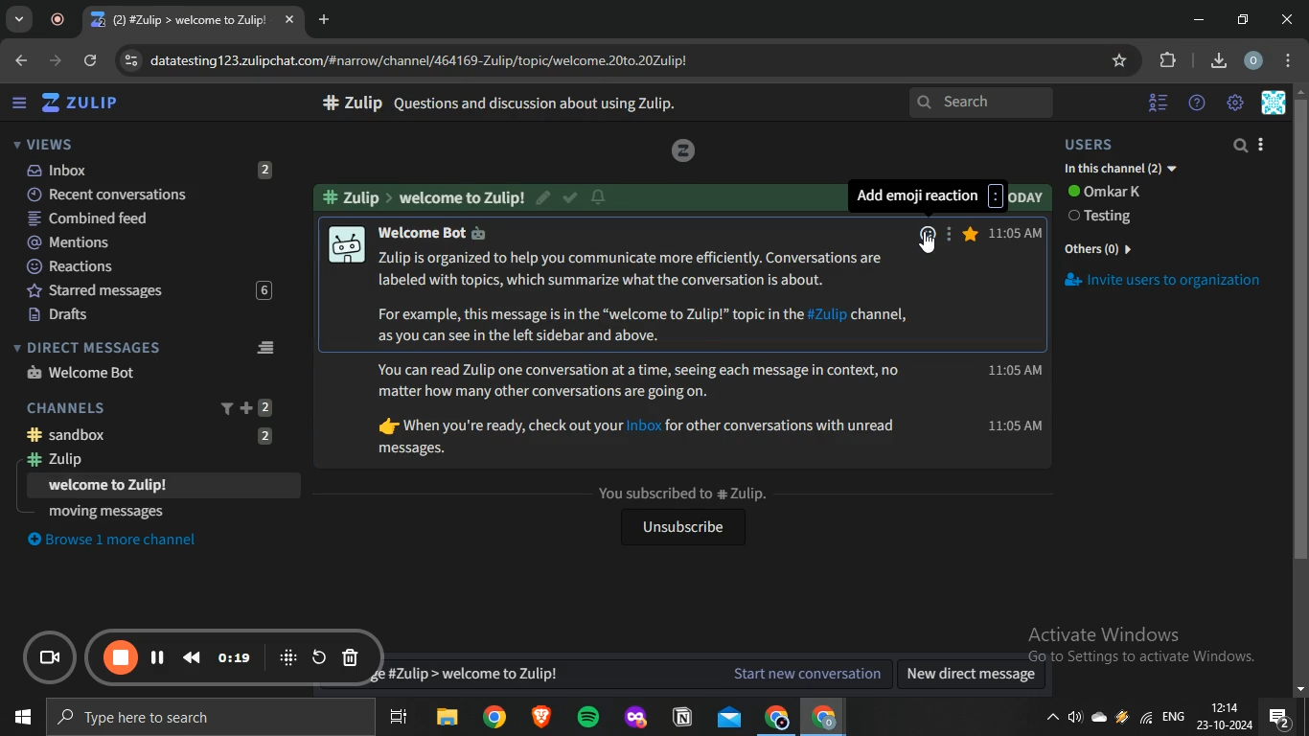 The height and width of the screenshot is (736, 1309). I want to click on notifications, so click(1279, 718).